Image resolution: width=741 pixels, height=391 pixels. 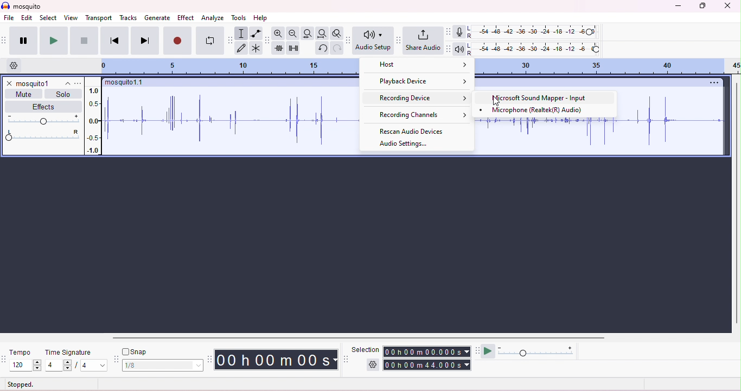 What do you see at coordinates (25, 94) in the screenshot?
I see `mute` at bounding box center [25, 94].